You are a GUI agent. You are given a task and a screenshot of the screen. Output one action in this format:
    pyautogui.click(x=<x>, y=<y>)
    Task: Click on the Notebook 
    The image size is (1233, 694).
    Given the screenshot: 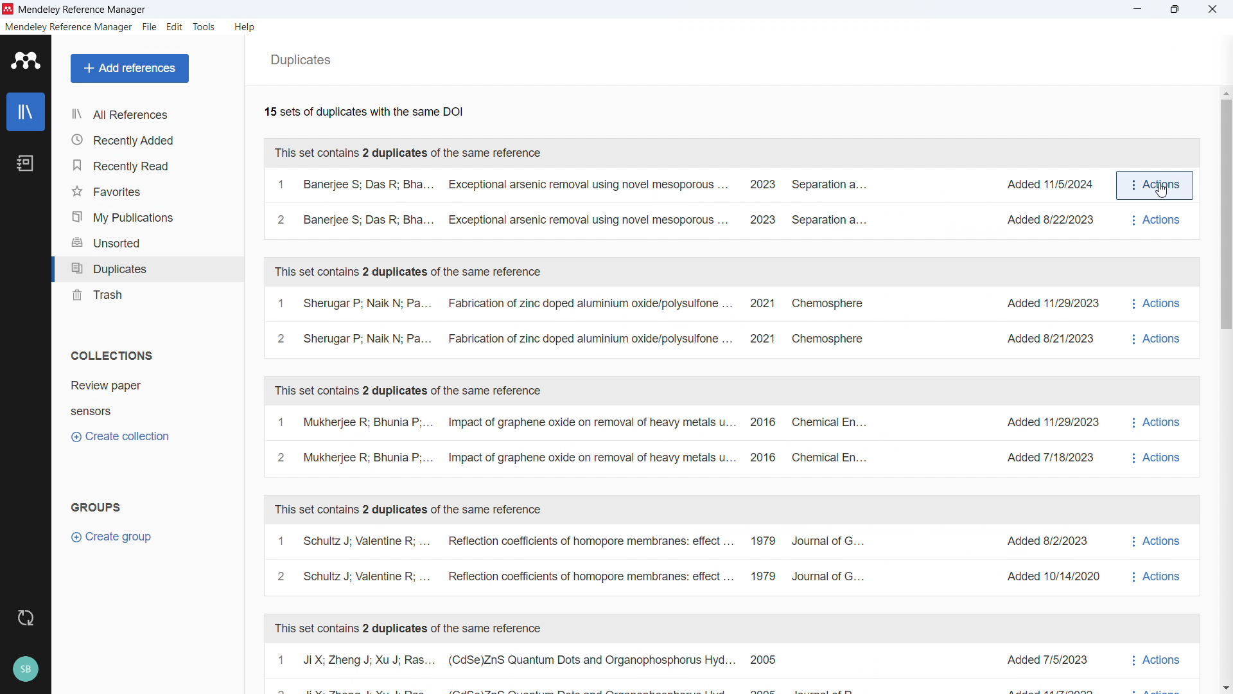 What is the action you would take?
    pyautogui.click(x=26, y=163)
    